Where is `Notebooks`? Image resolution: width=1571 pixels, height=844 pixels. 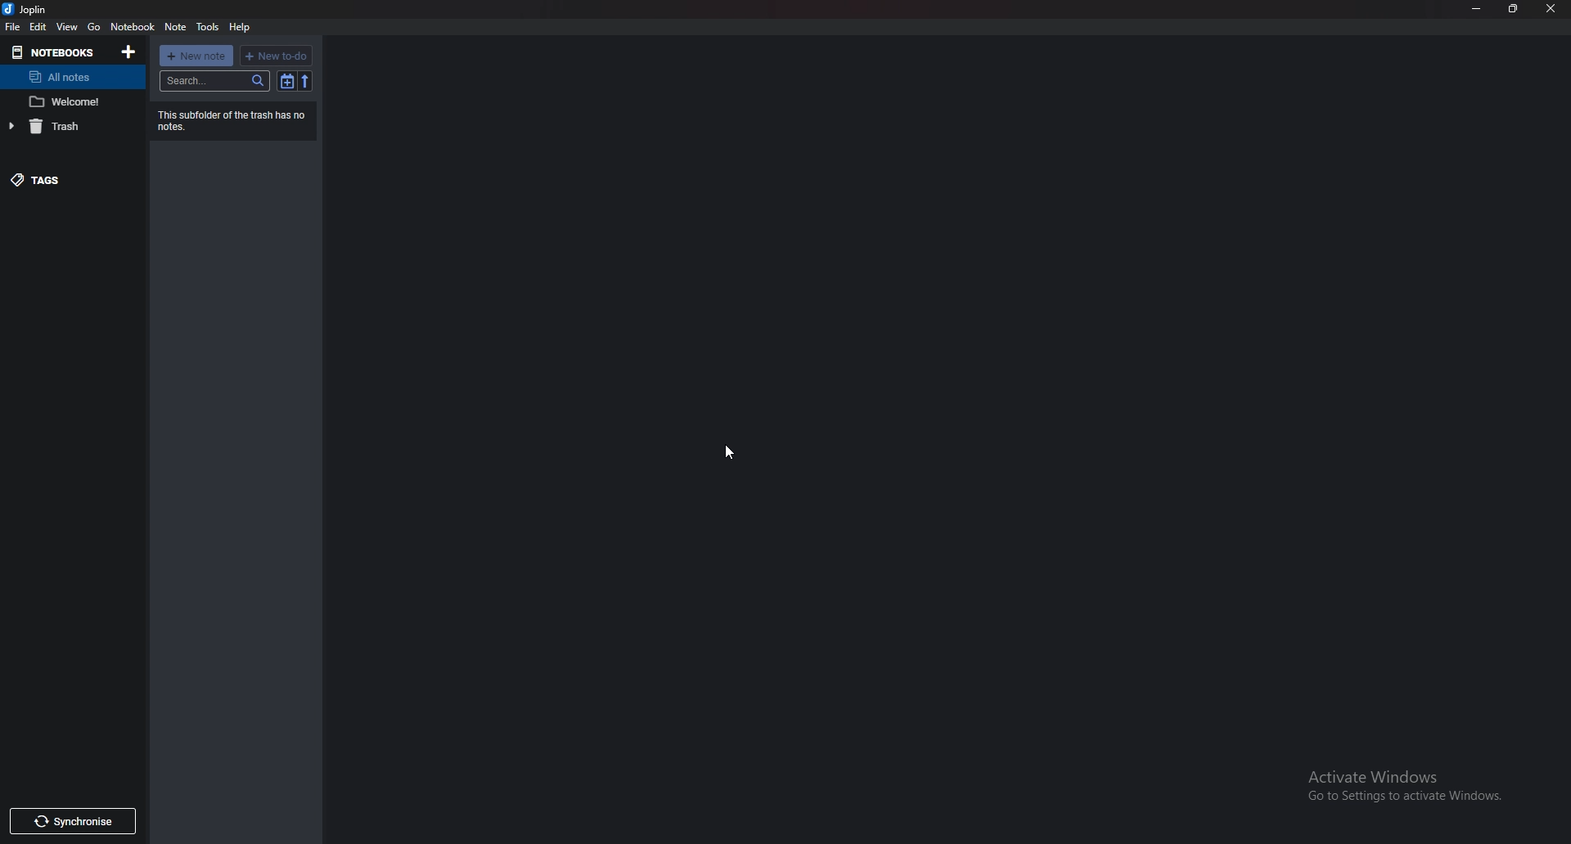
Notebooks is located at coordinates (53, 53).